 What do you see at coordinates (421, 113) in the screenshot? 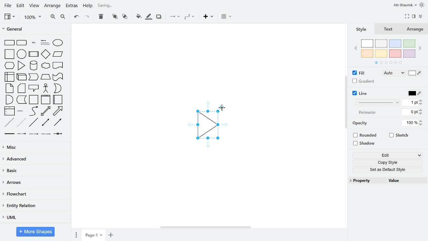
I see `decrease perimeter` at bounding box center [421, 113].